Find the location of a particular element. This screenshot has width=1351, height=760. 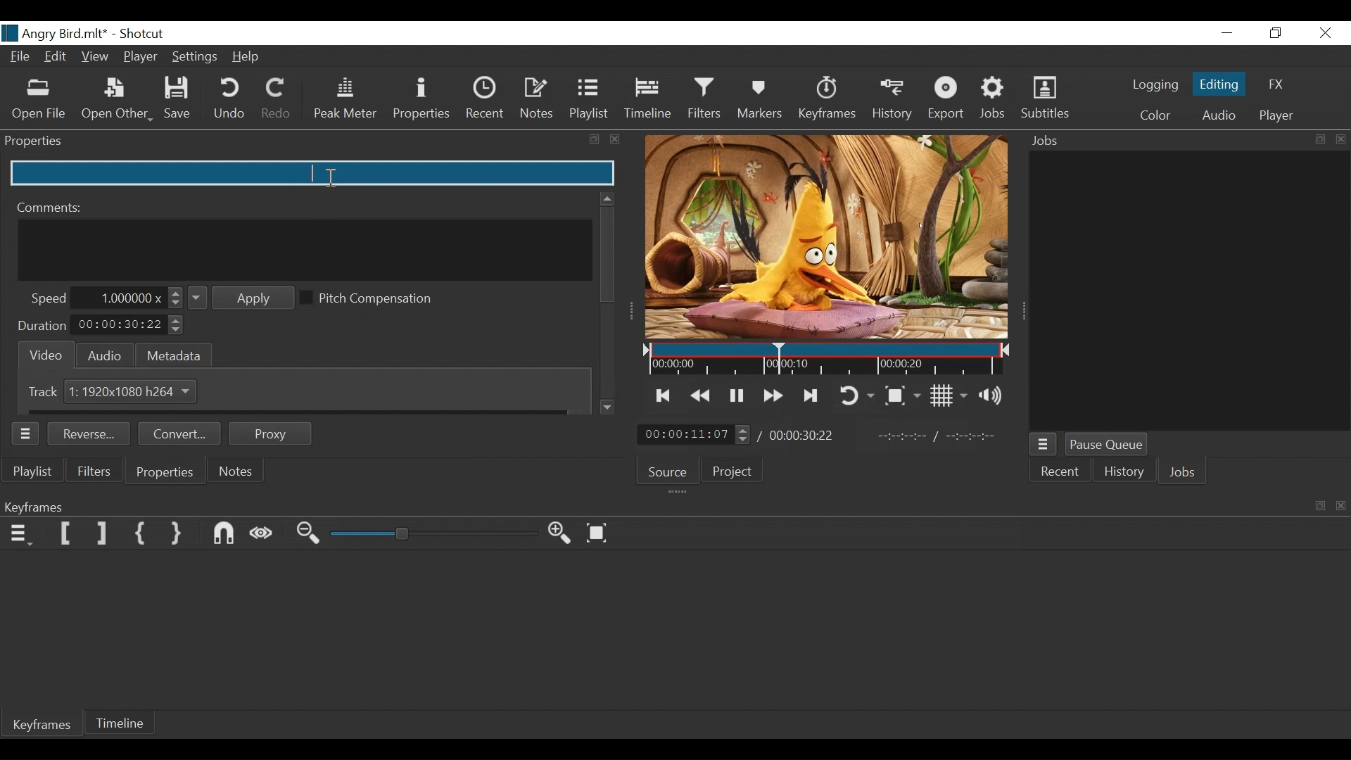

player is located at coordinates (1274, 118).